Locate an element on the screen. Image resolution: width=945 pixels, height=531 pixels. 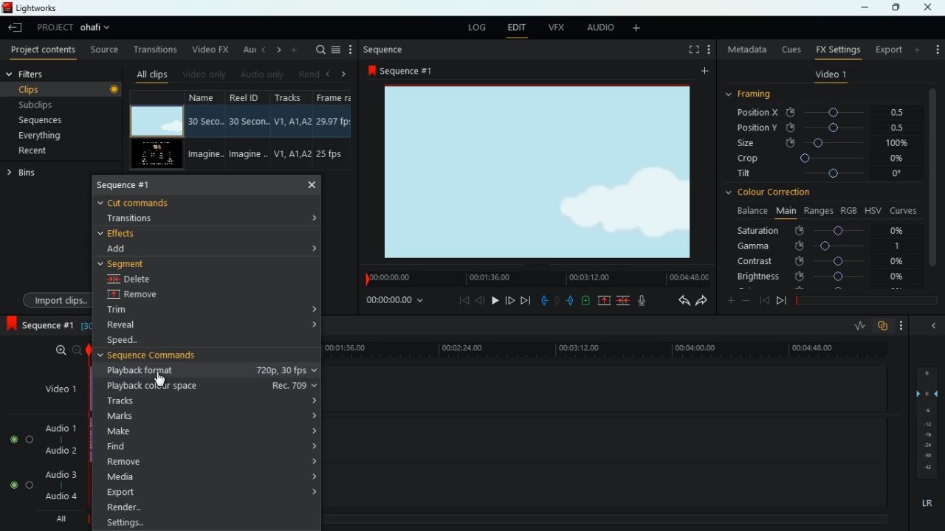
playback colour space is located at coordinates (212, 386).